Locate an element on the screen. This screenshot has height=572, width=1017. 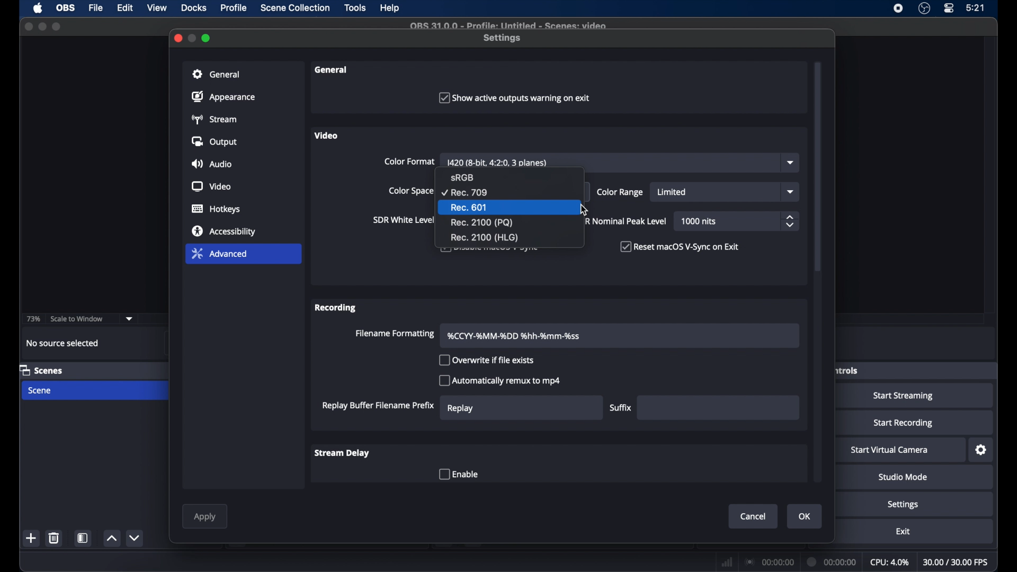
scale to window is located at coordinates (77, 319).